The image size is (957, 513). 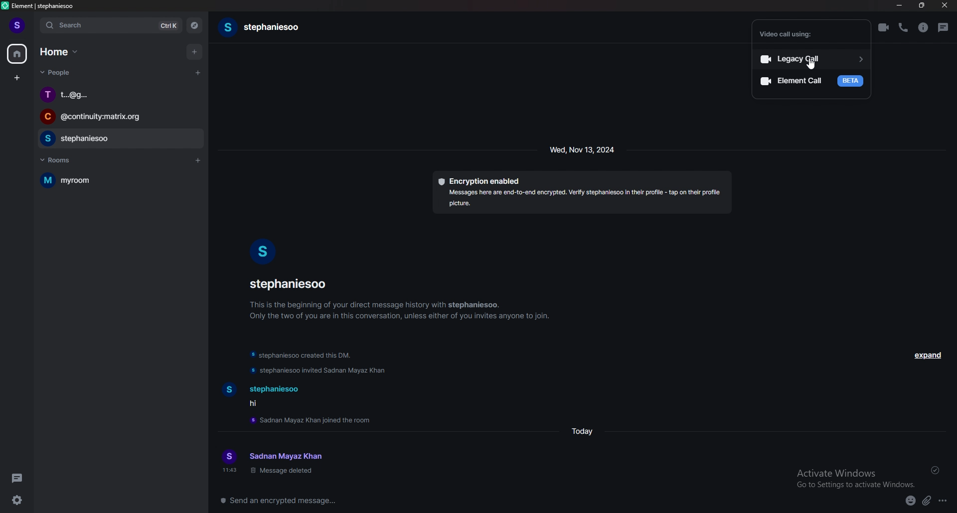 What do you see at coordinates (264, 27) in the screenshot?
I see `usernamename` at bounding box center [264, 27].